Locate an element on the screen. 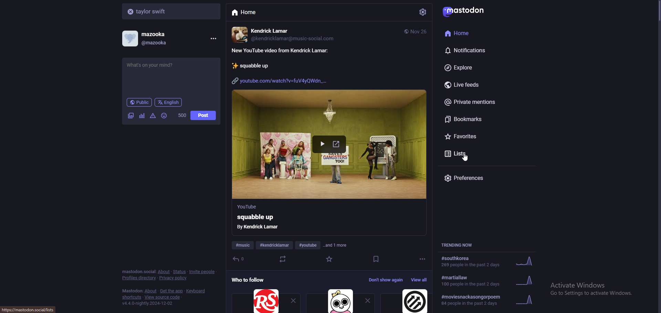 The height and width of the screenshot is (313, 661). menu is located at coordinates (212, 39).